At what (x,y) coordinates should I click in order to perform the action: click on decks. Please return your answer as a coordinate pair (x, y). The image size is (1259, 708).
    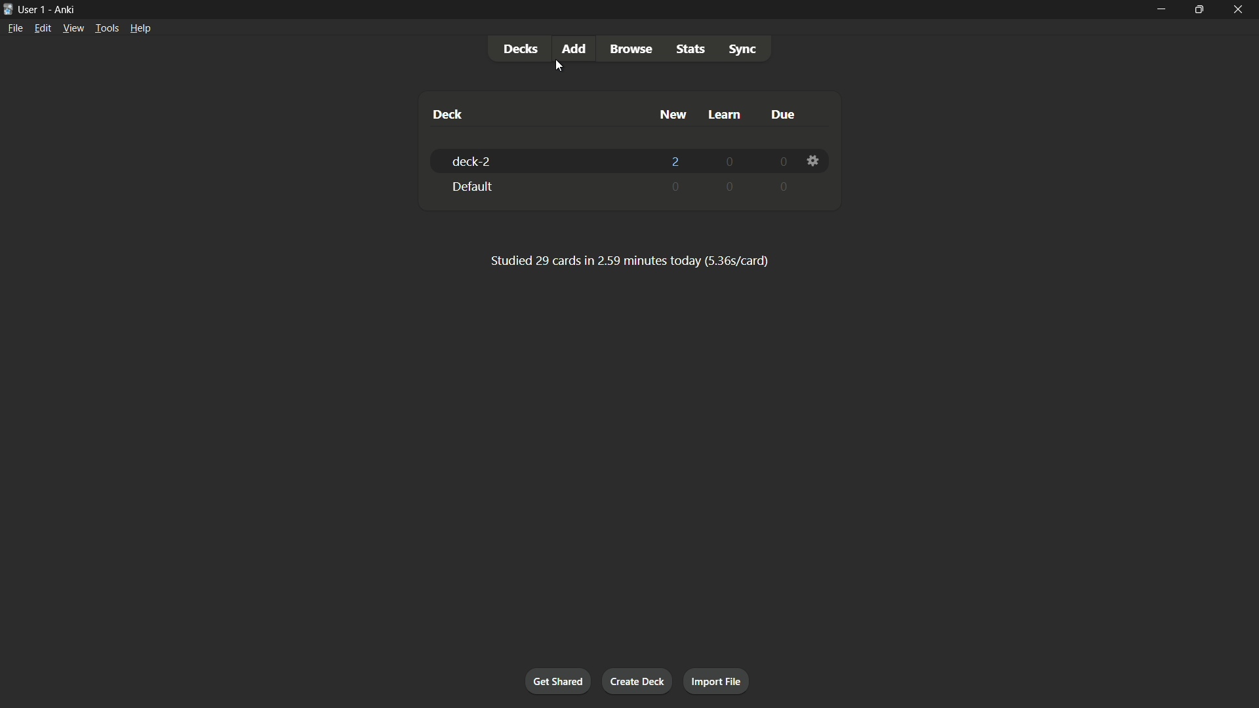
    Looking at the image, I should click on (519, 49).